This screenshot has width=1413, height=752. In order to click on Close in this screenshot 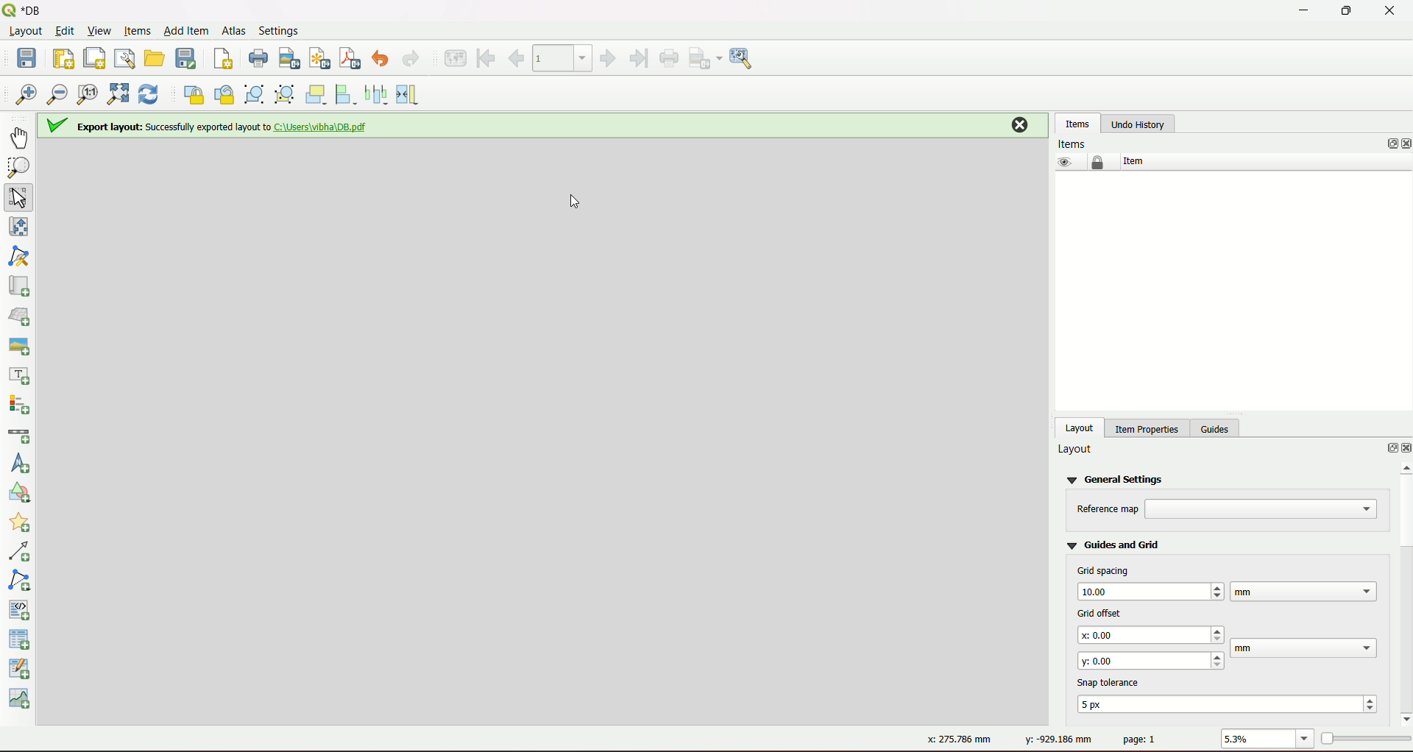, I will do `click(1016, 127)`.